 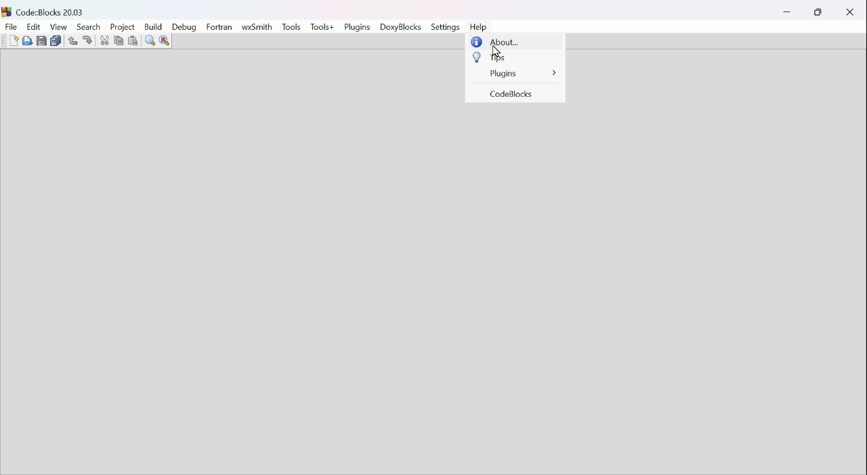 I want to click on Court blocks, so click(x=511, y=95).